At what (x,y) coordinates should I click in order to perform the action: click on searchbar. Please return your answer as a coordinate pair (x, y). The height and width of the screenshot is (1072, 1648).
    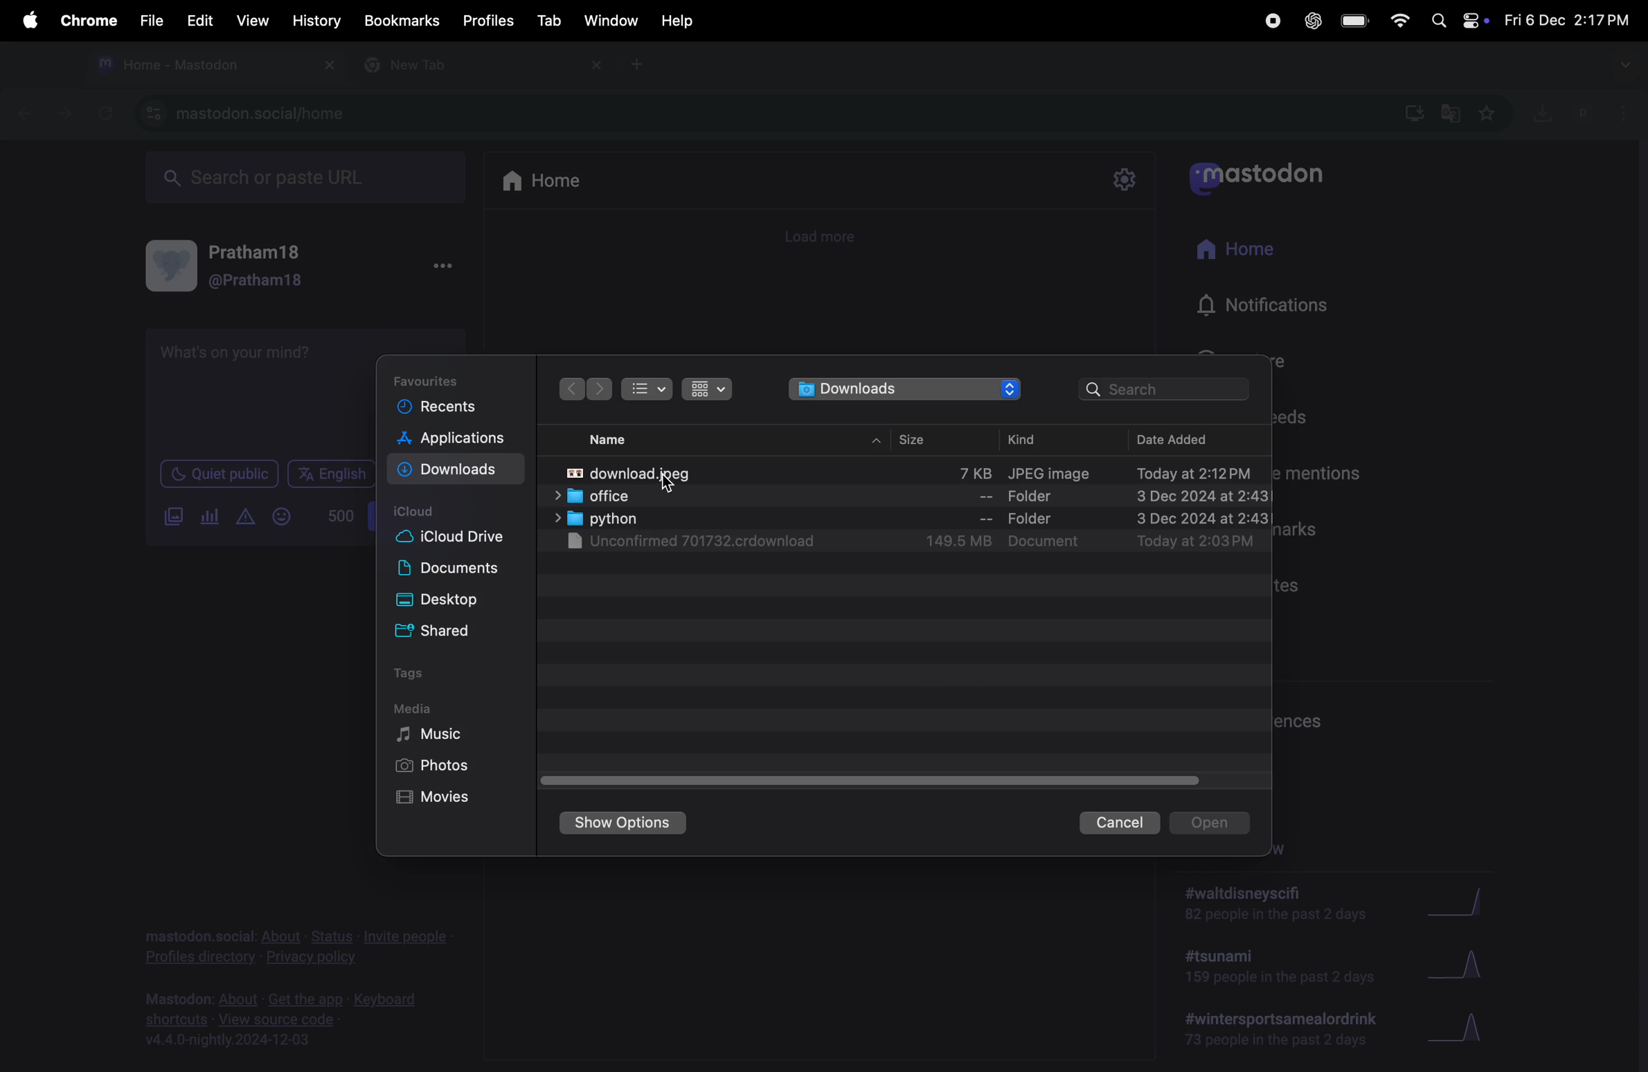
    Looking at the image, I should click on (1167, 390).